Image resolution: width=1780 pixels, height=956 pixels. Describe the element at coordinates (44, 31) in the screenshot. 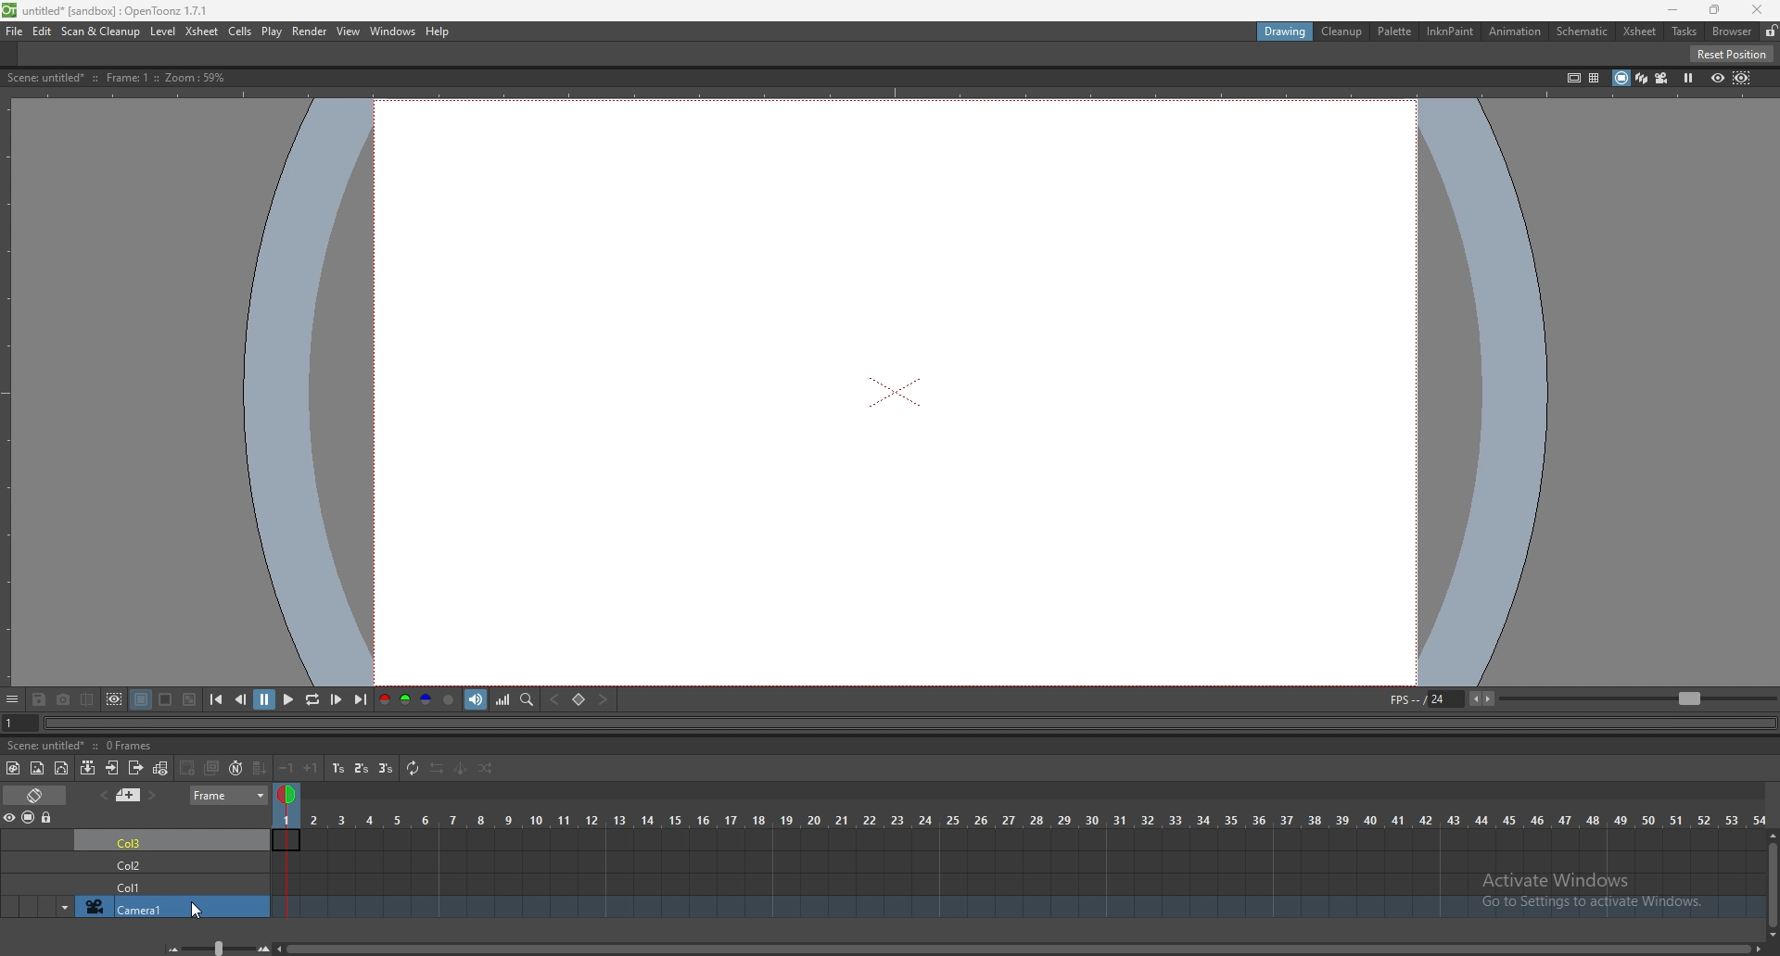

I see `edit` at that location.